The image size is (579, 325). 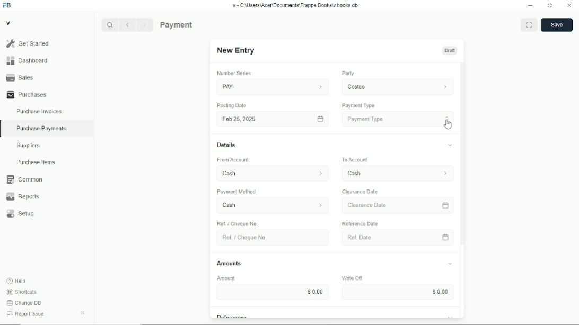 I want to click on Report Issue, so click(x=26, y=314).